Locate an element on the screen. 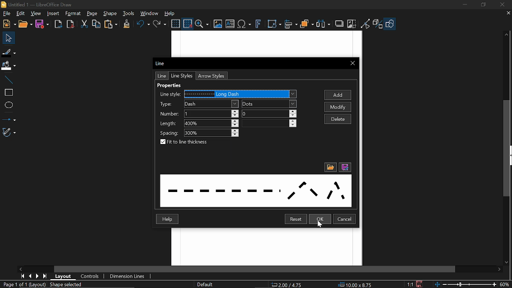  Help is located at coordinates (166, 219).